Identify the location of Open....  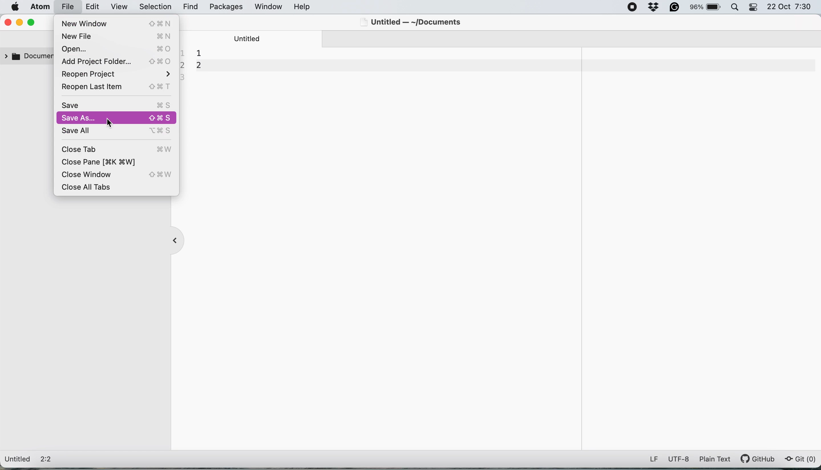
(116, 48).